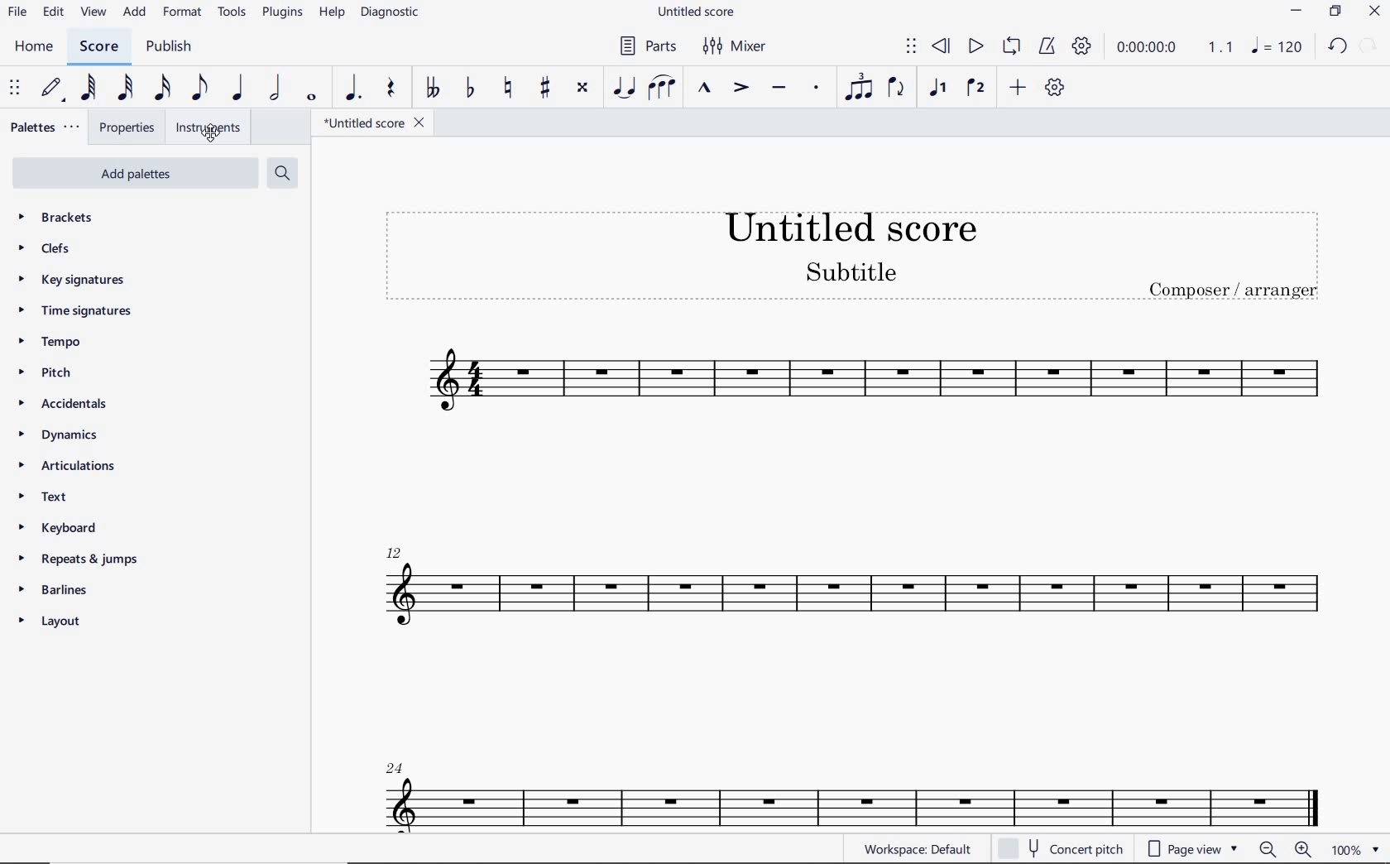 The image size is (1390, 864). What do you see at coordinates (625, 89) in the screenshot?
I see `TIE` at bounding box center [625, 89].